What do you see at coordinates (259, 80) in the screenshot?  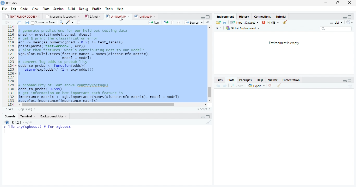 I see `Help` at bounding box center [259, 80].